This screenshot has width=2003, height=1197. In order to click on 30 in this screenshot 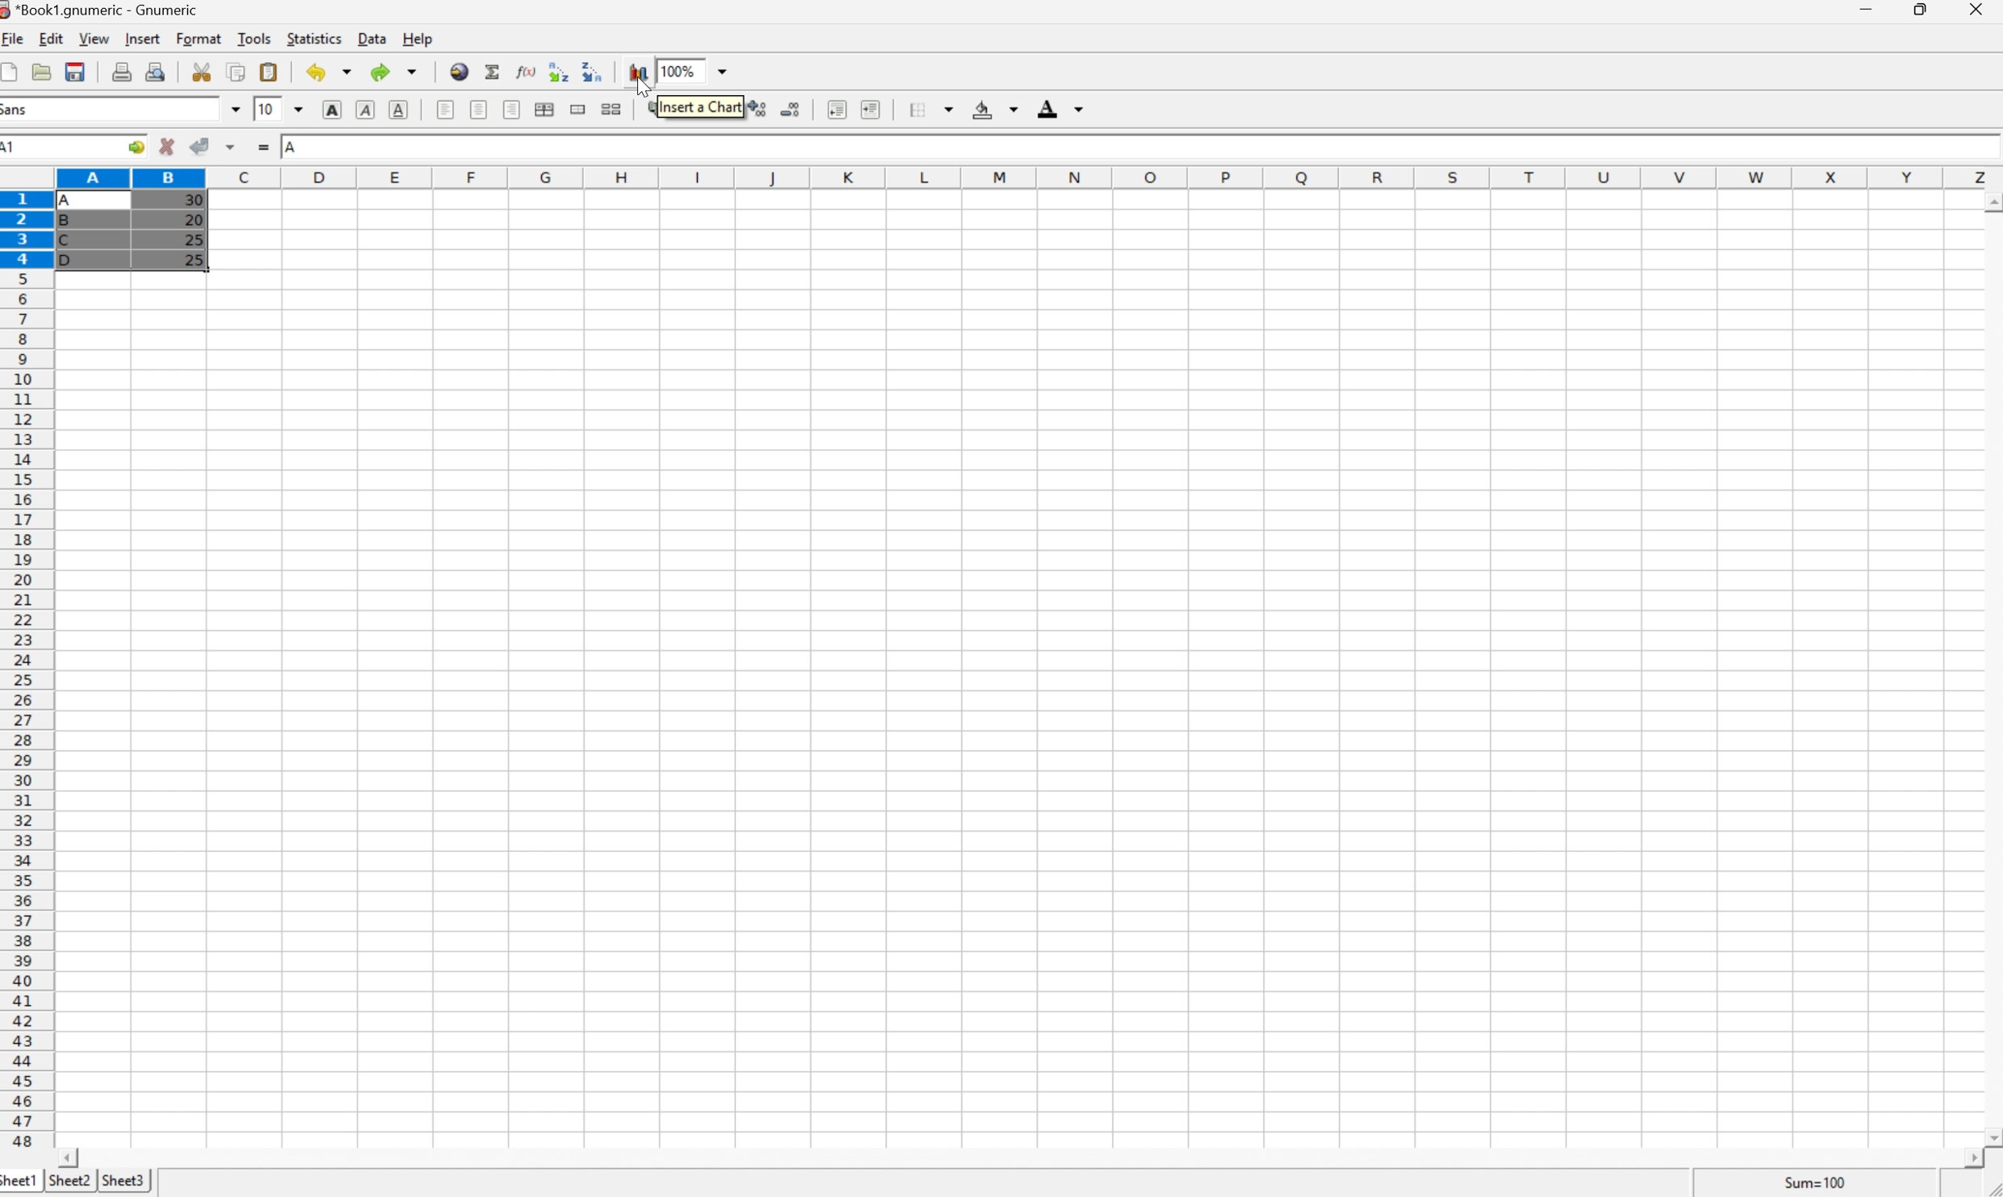, I will do `click(192, 202)`.